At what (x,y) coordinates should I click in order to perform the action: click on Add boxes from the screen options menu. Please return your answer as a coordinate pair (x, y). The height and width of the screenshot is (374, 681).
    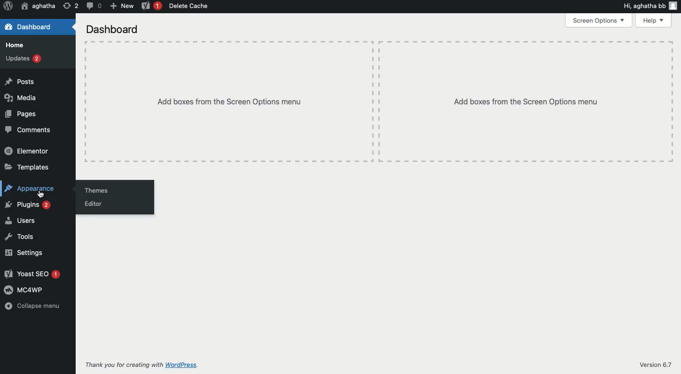
    Looking at the image, I should click on (526, 102).